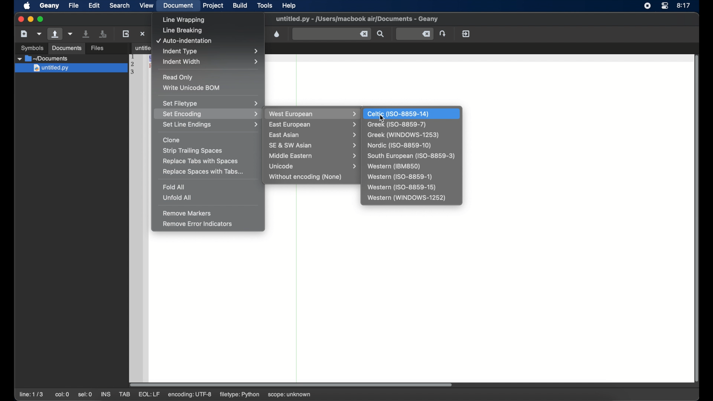 Image resolution: width=713 pixels, height=401 pixels. I want to click on western, so click(400, 177).